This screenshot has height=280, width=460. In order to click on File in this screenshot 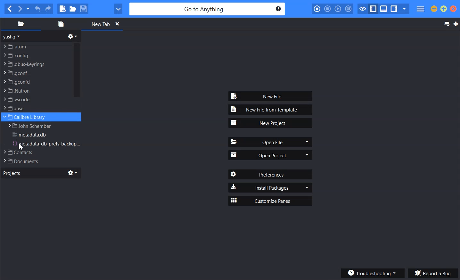, I will do `click(37, 46)`.